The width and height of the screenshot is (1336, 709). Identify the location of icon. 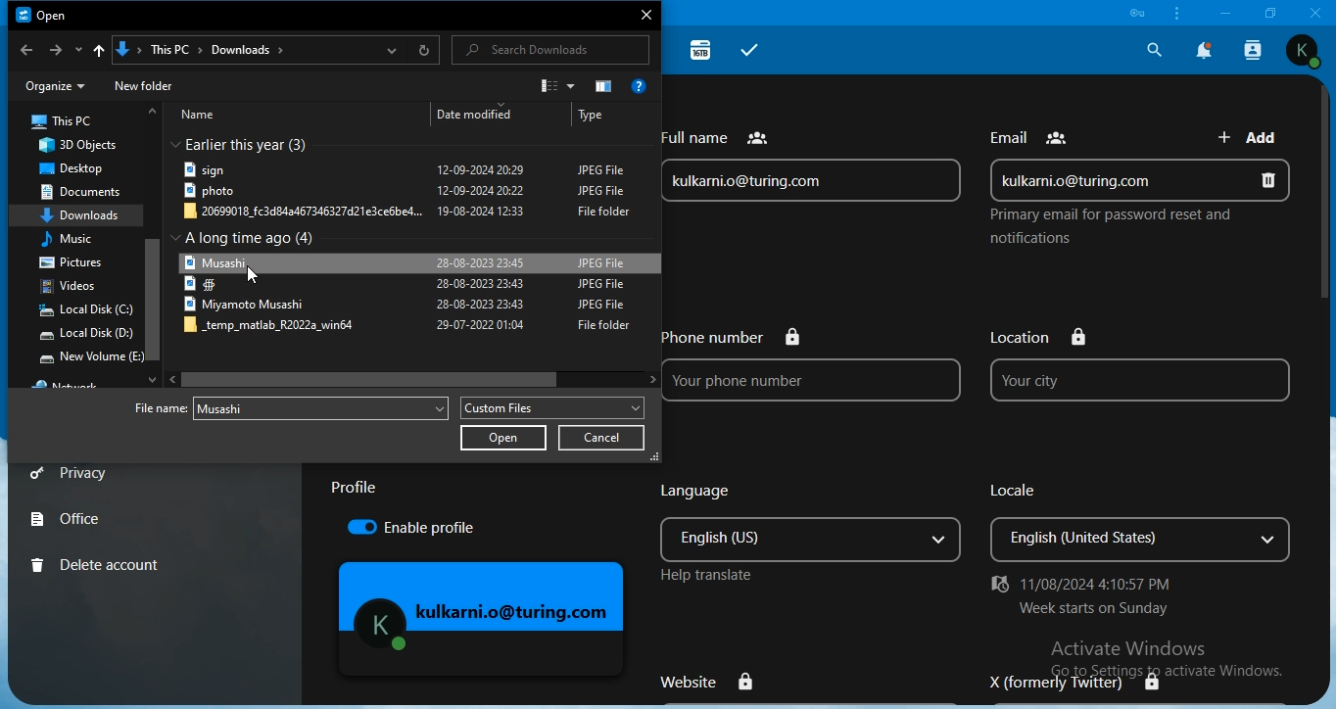
(555, 86).